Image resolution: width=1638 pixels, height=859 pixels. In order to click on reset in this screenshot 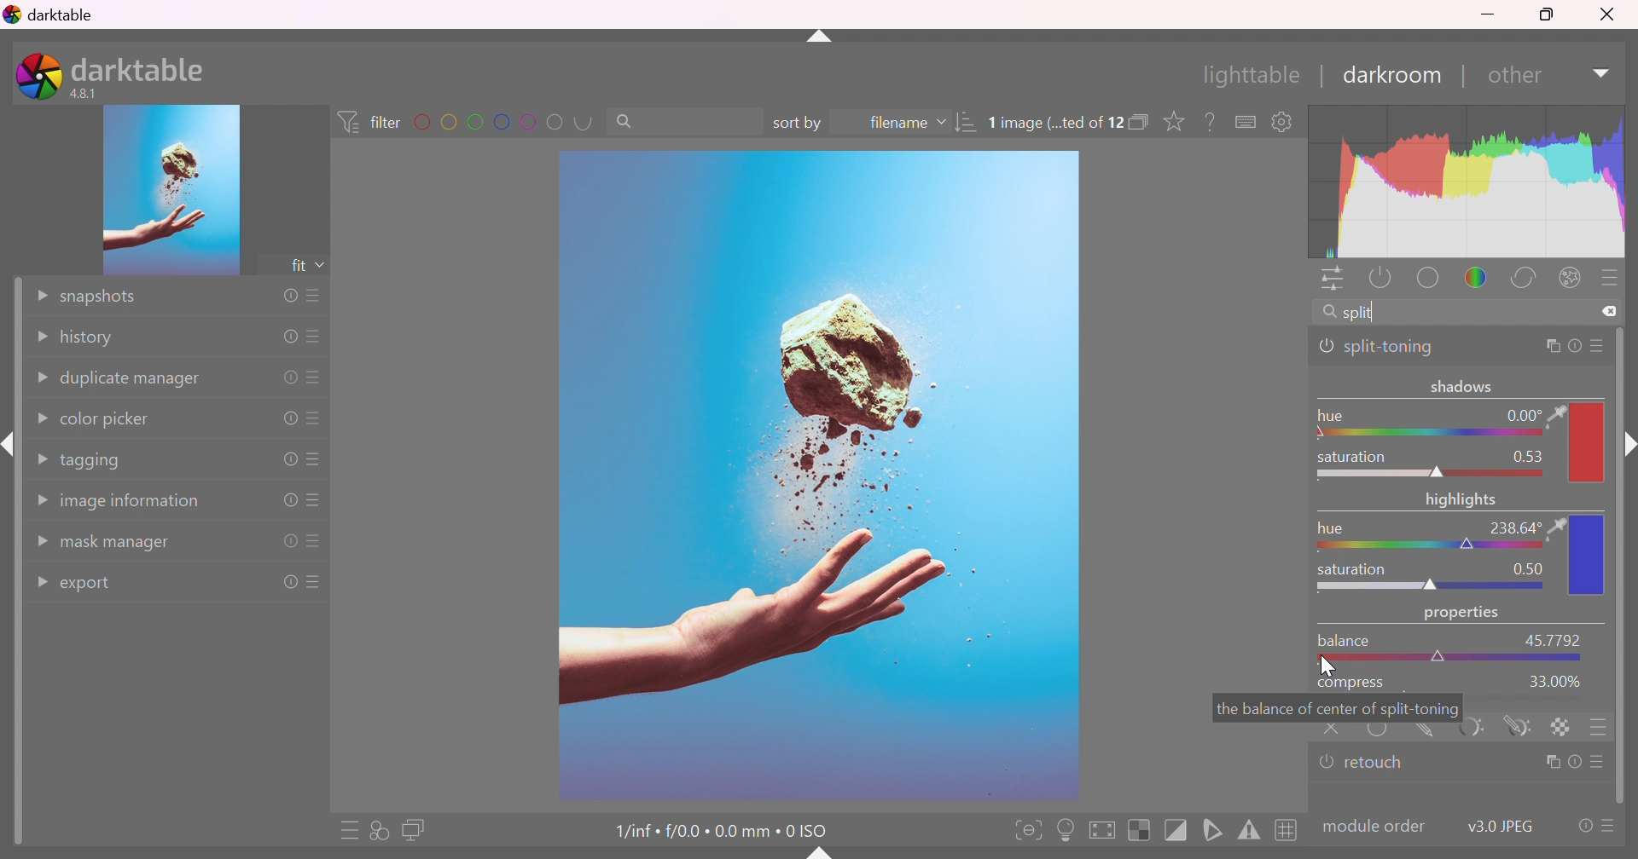, I will do `click(290, 540)`.